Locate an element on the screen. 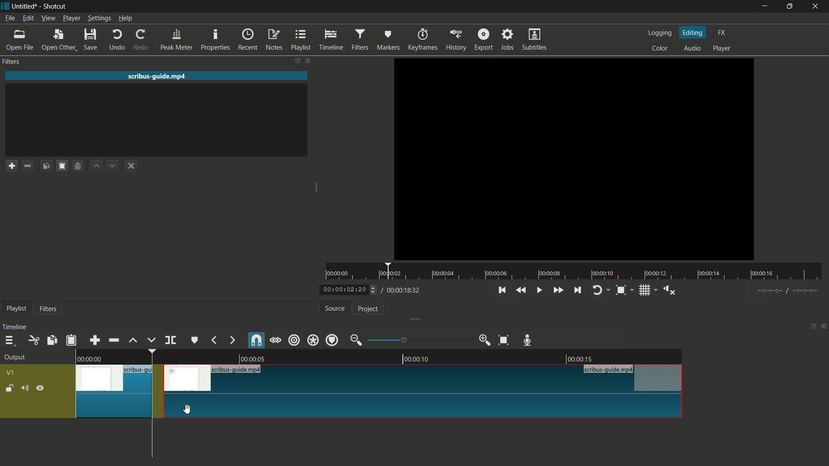 This screenshot has width=829, height=466. recent is located at coordinates (248, 40).